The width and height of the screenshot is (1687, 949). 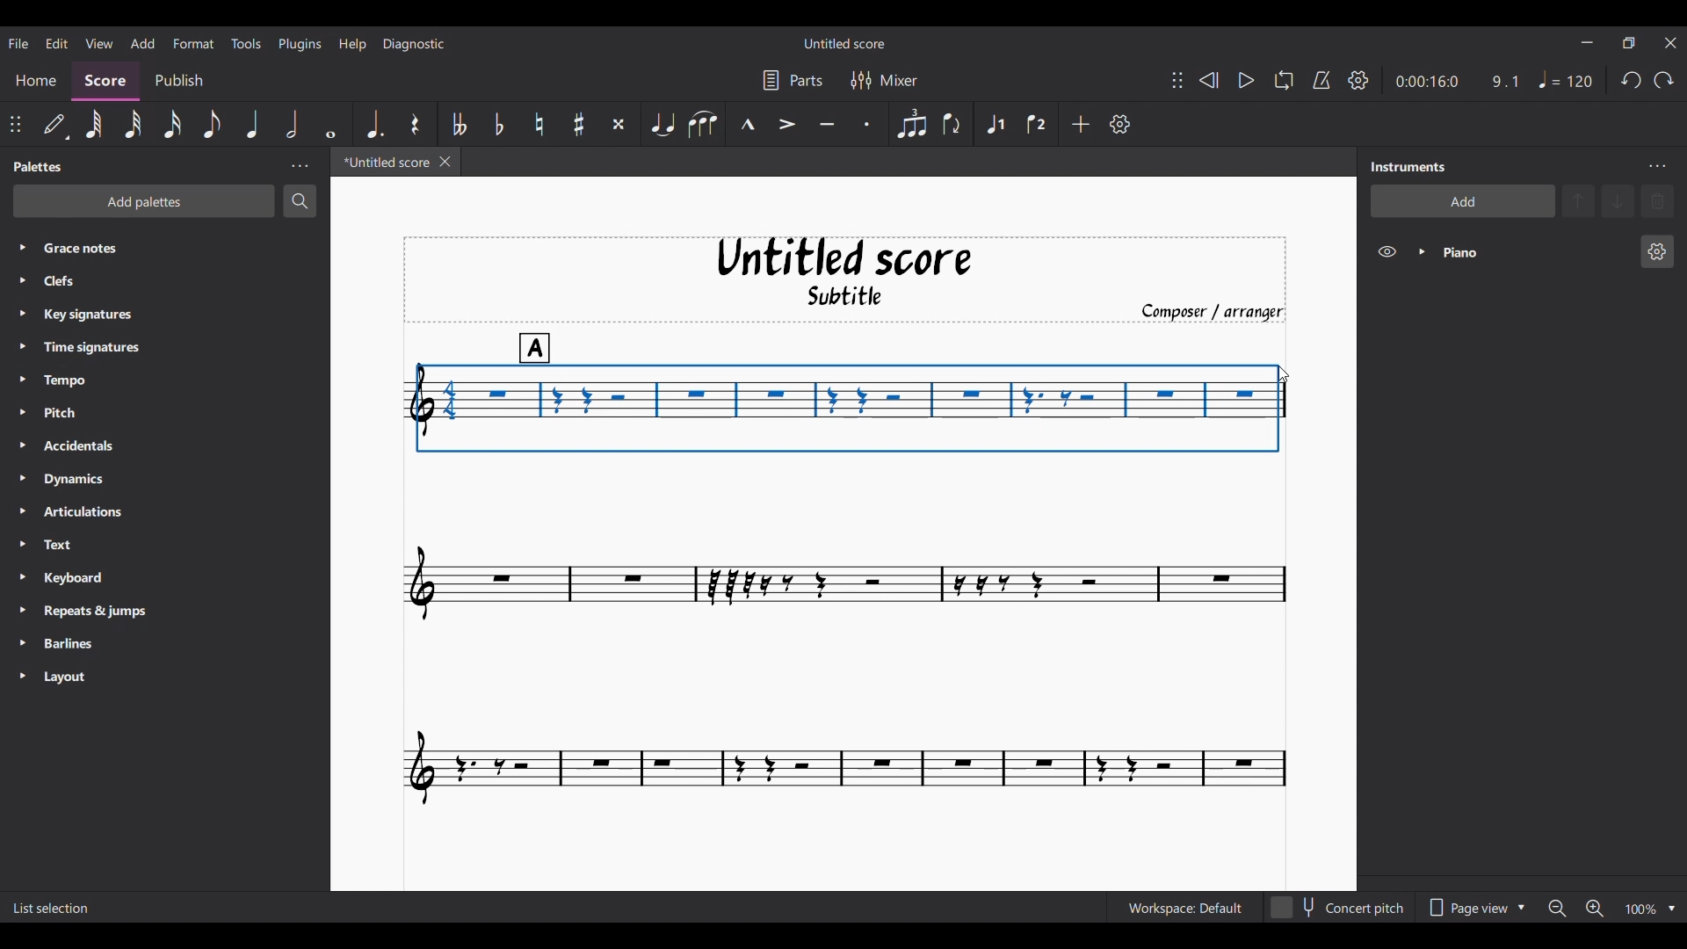 What do you see at coordinates (108, 346) in the screenshot?
I see `Time signatures` at bounding box center [108, 346].